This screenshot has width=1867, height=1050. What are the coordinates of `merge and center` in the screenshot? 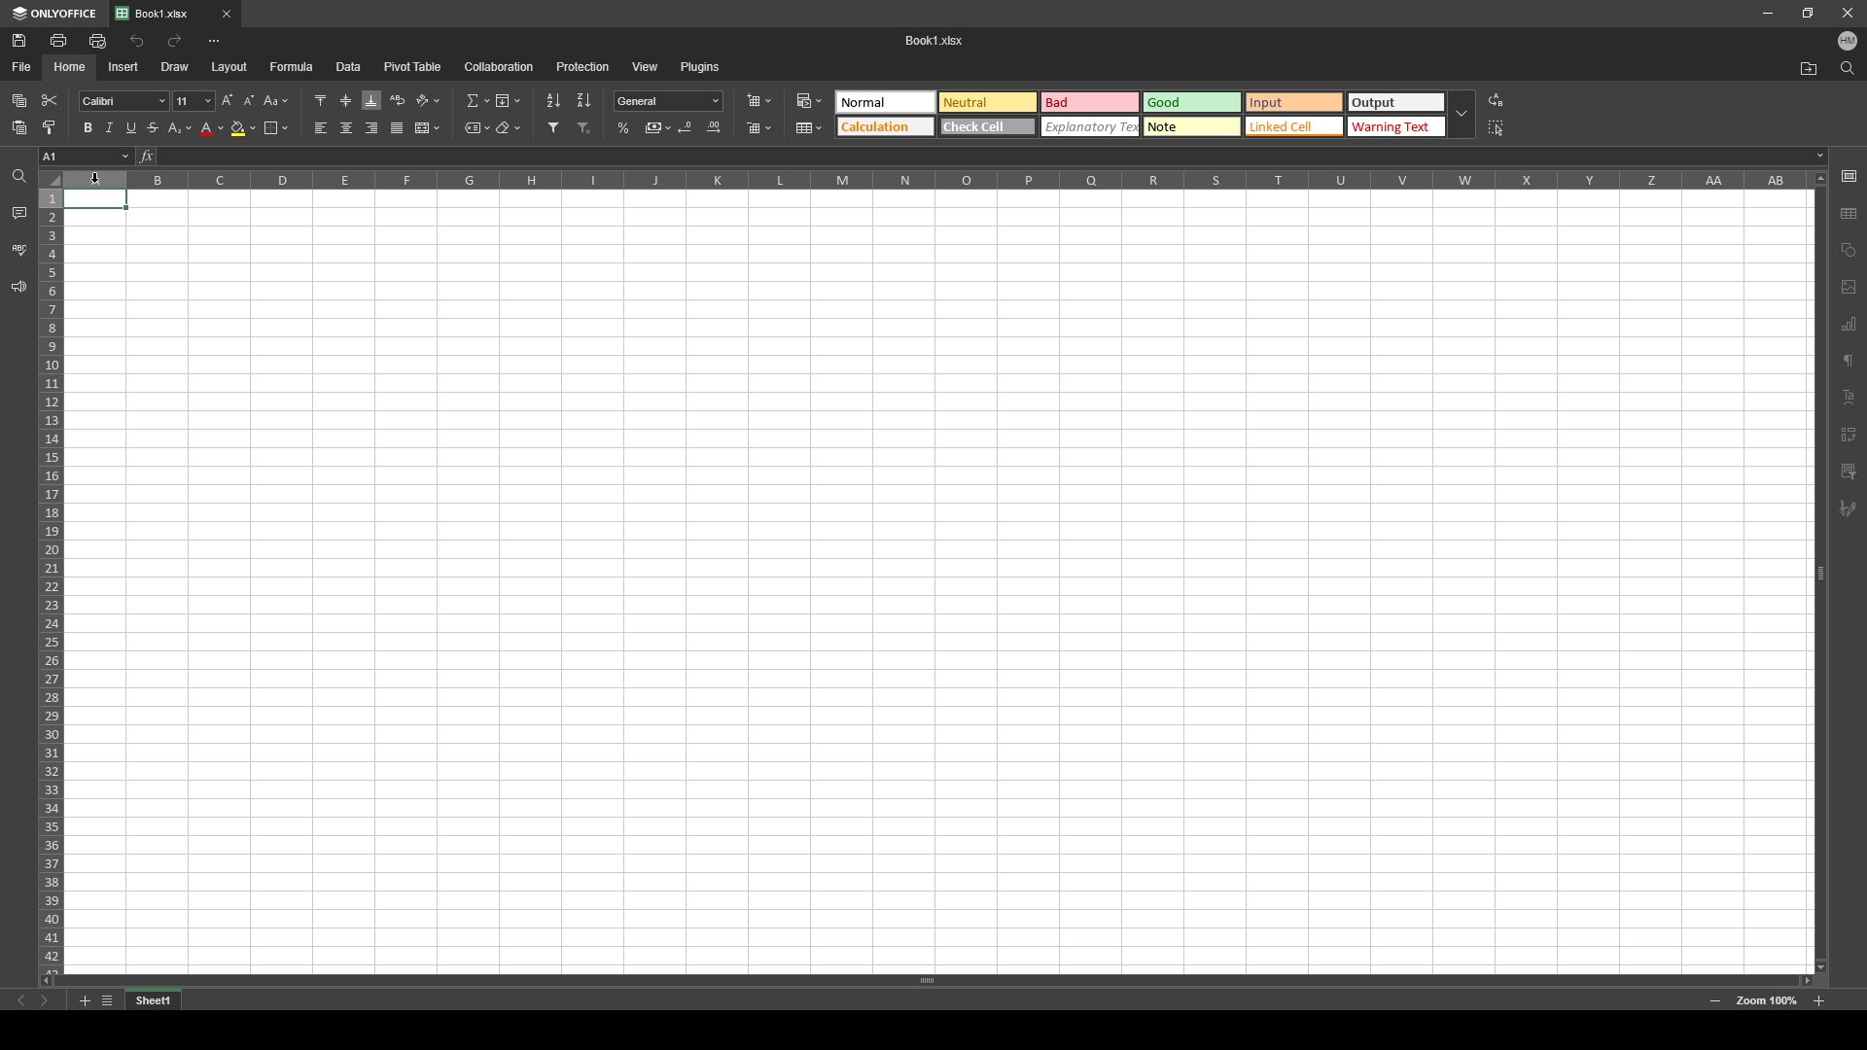 It's located at (427, 127).